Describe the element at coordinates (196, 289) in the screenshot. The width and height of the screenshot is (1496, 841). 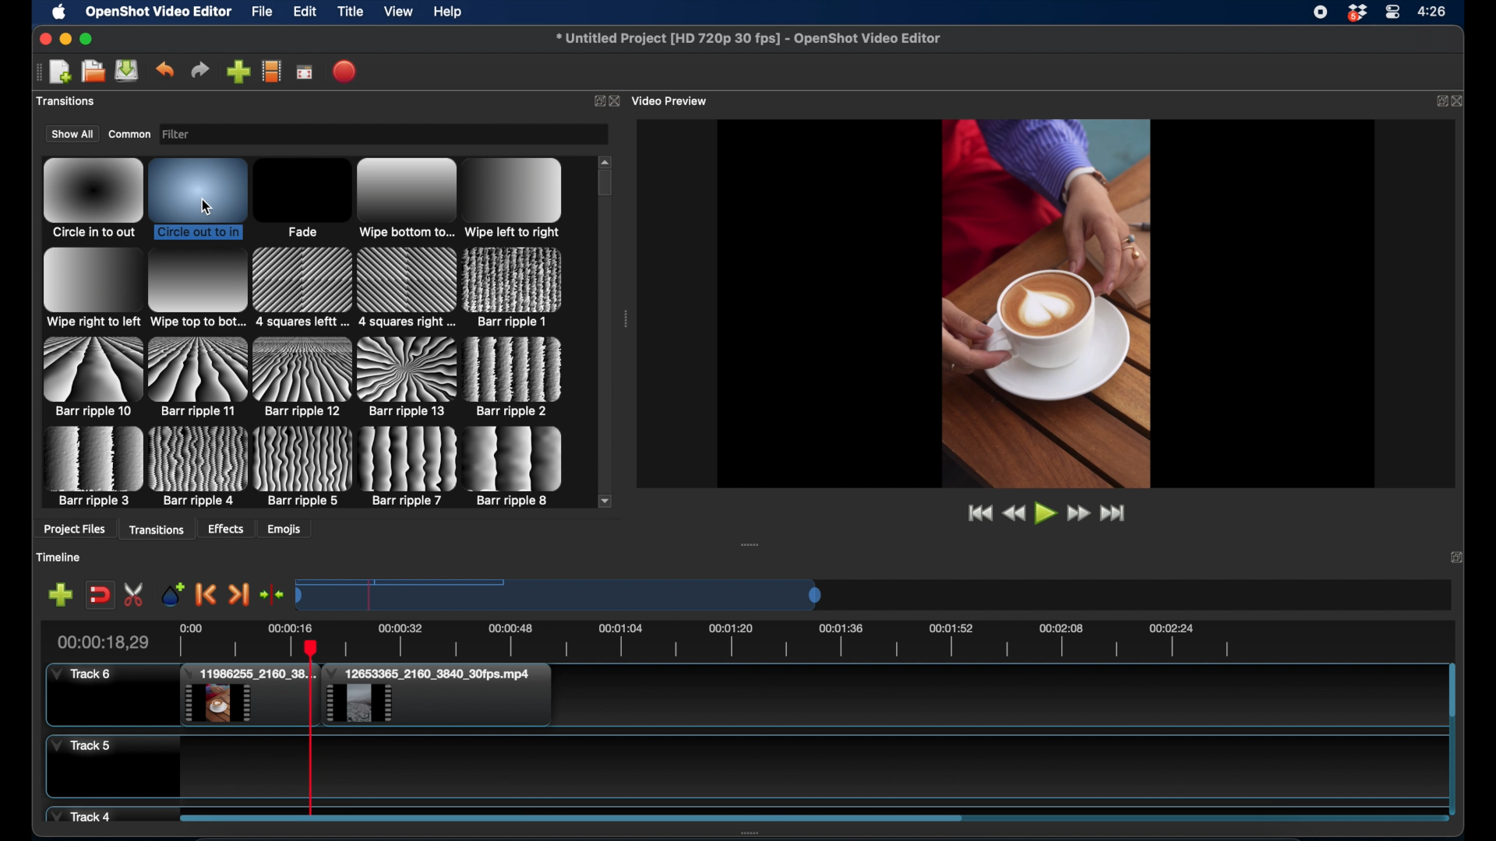
I see `transition` at that location.